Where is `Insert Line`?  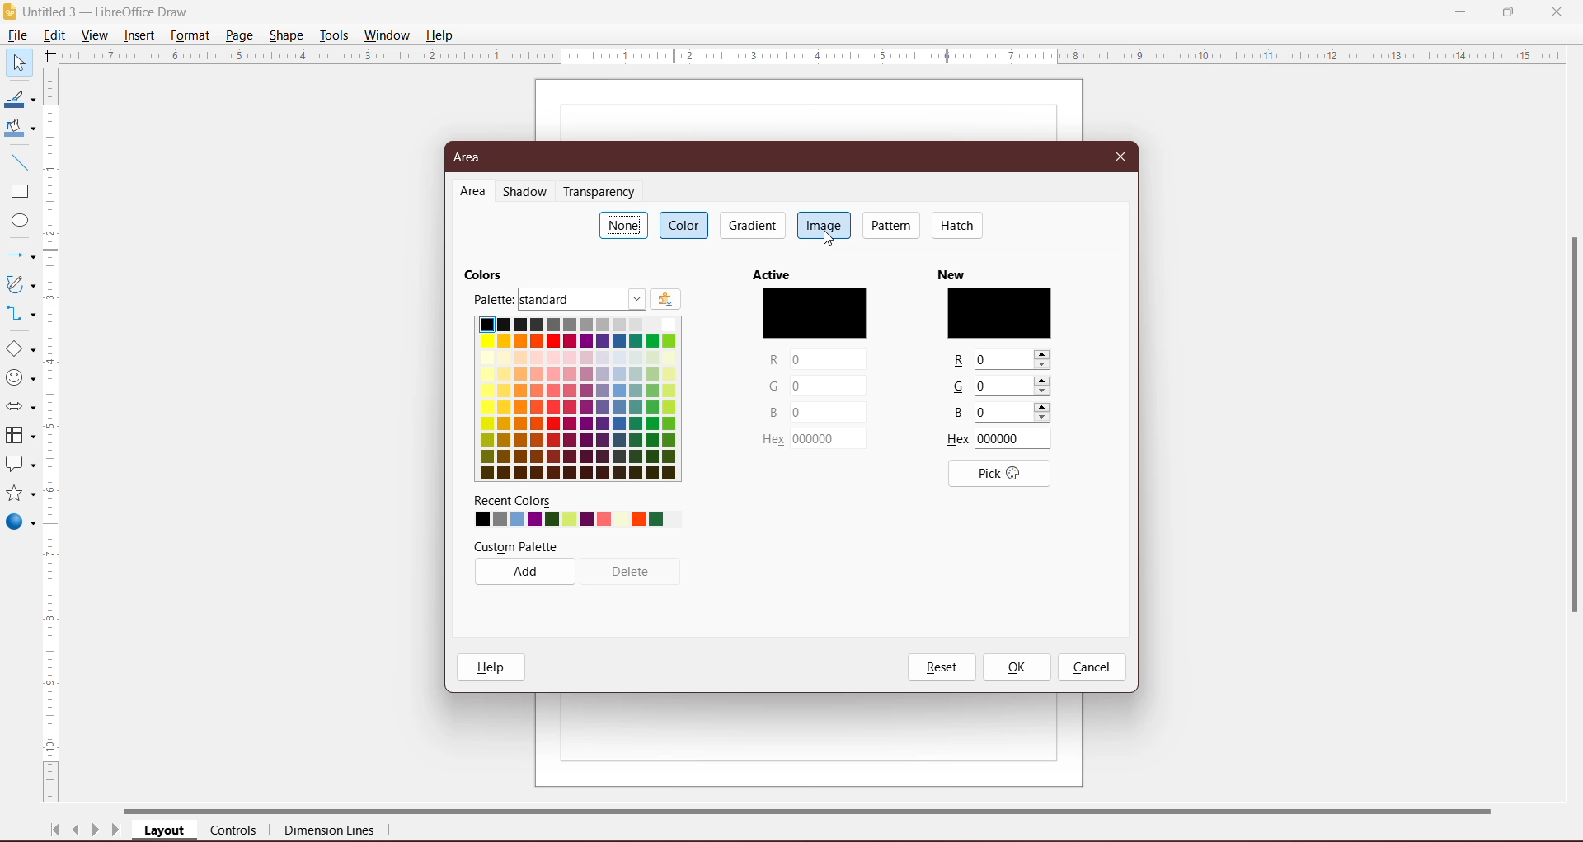
Insert Line is located at coordinates (18, 161).